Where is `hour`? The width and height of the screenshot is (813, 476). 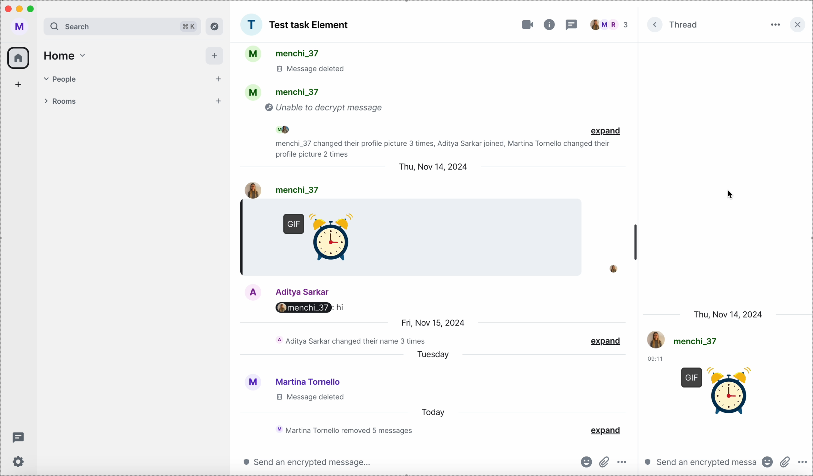 hour is located at coordinates (254, 205).